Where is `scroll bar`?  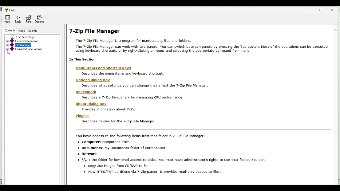 scroll bar is located at coordinates (337, 85).